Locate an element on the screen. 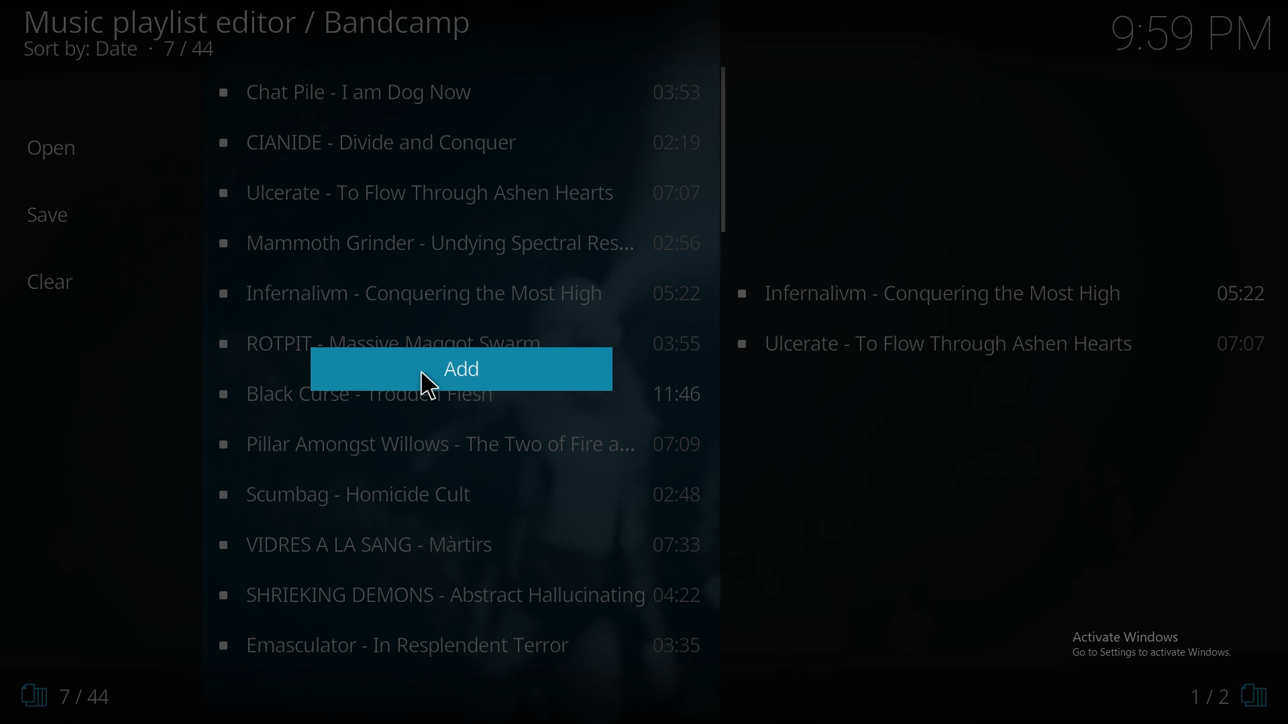 The height and width of the screenshot is (724, 1288). 9:59 PM is located at coordinates (1186, 37).